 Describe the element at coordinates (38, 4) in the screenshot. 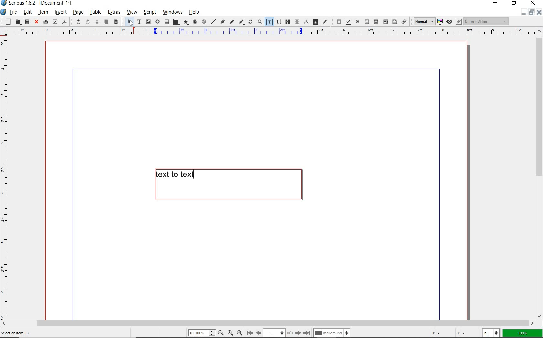

I see `Scribus 1.6.2 - [Document-1*]` at that location.